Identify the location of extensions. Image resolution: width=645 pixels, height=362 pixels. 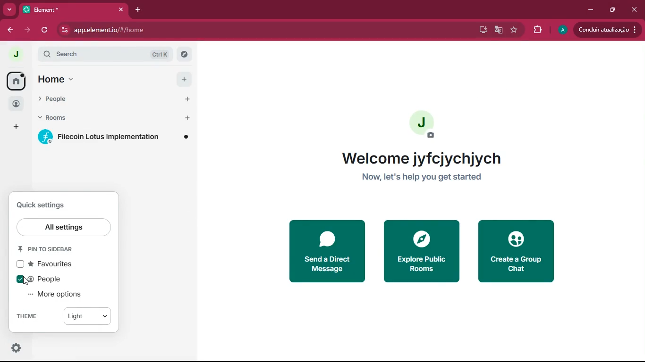
(536, 30).